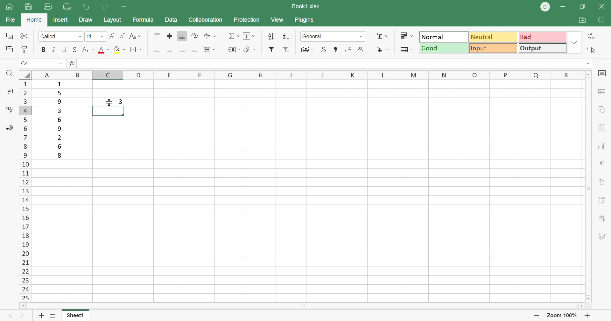  Describe the element at coordinates (121, 101) in the screenshot. I see `3` at that location.